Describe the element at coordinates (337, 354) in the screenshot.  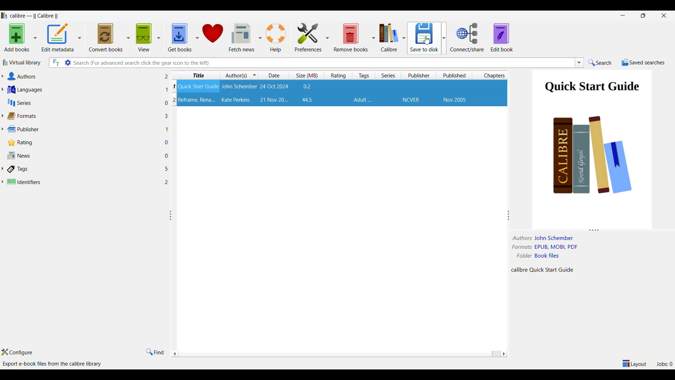
I see `Horizontal slide bar` at that location.